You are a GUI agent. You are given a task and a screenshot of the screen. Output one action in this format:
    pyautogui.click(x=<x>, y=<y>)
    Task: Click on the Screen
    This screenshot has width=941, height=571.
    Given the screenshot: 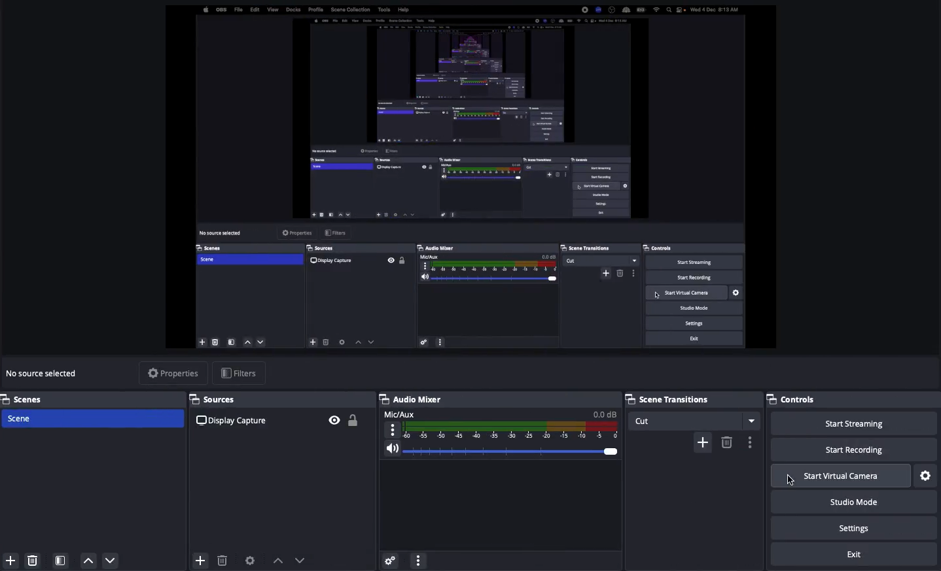 What is the action you would take?
    pyautogui.click(x=472, y=177)
    